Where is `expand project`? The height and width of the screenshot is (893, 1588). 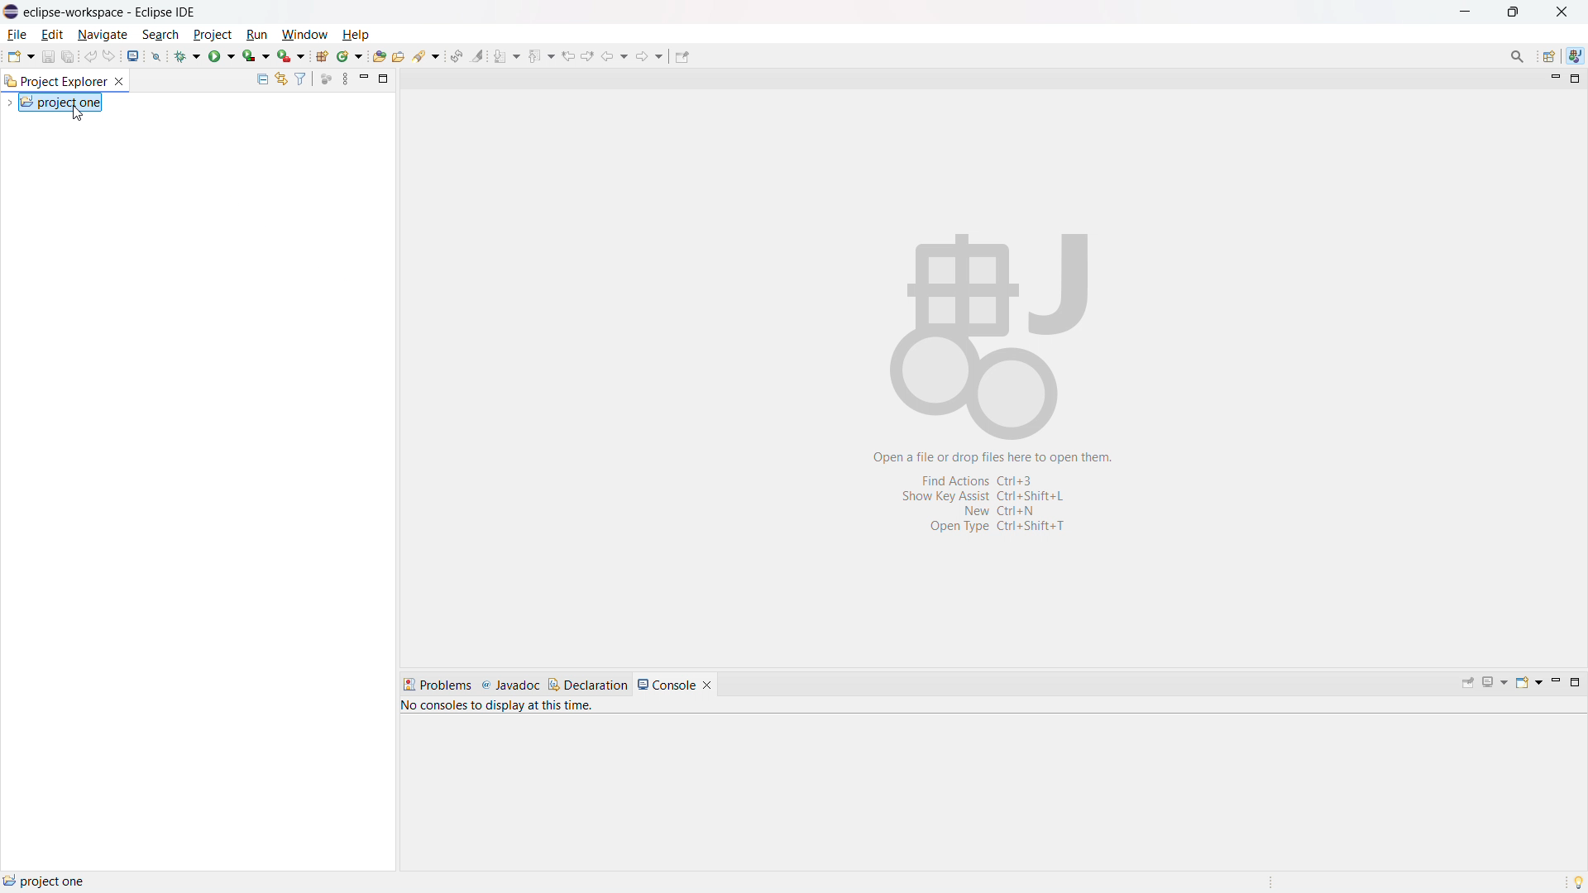 expand project is located at coordinates (10, 103).